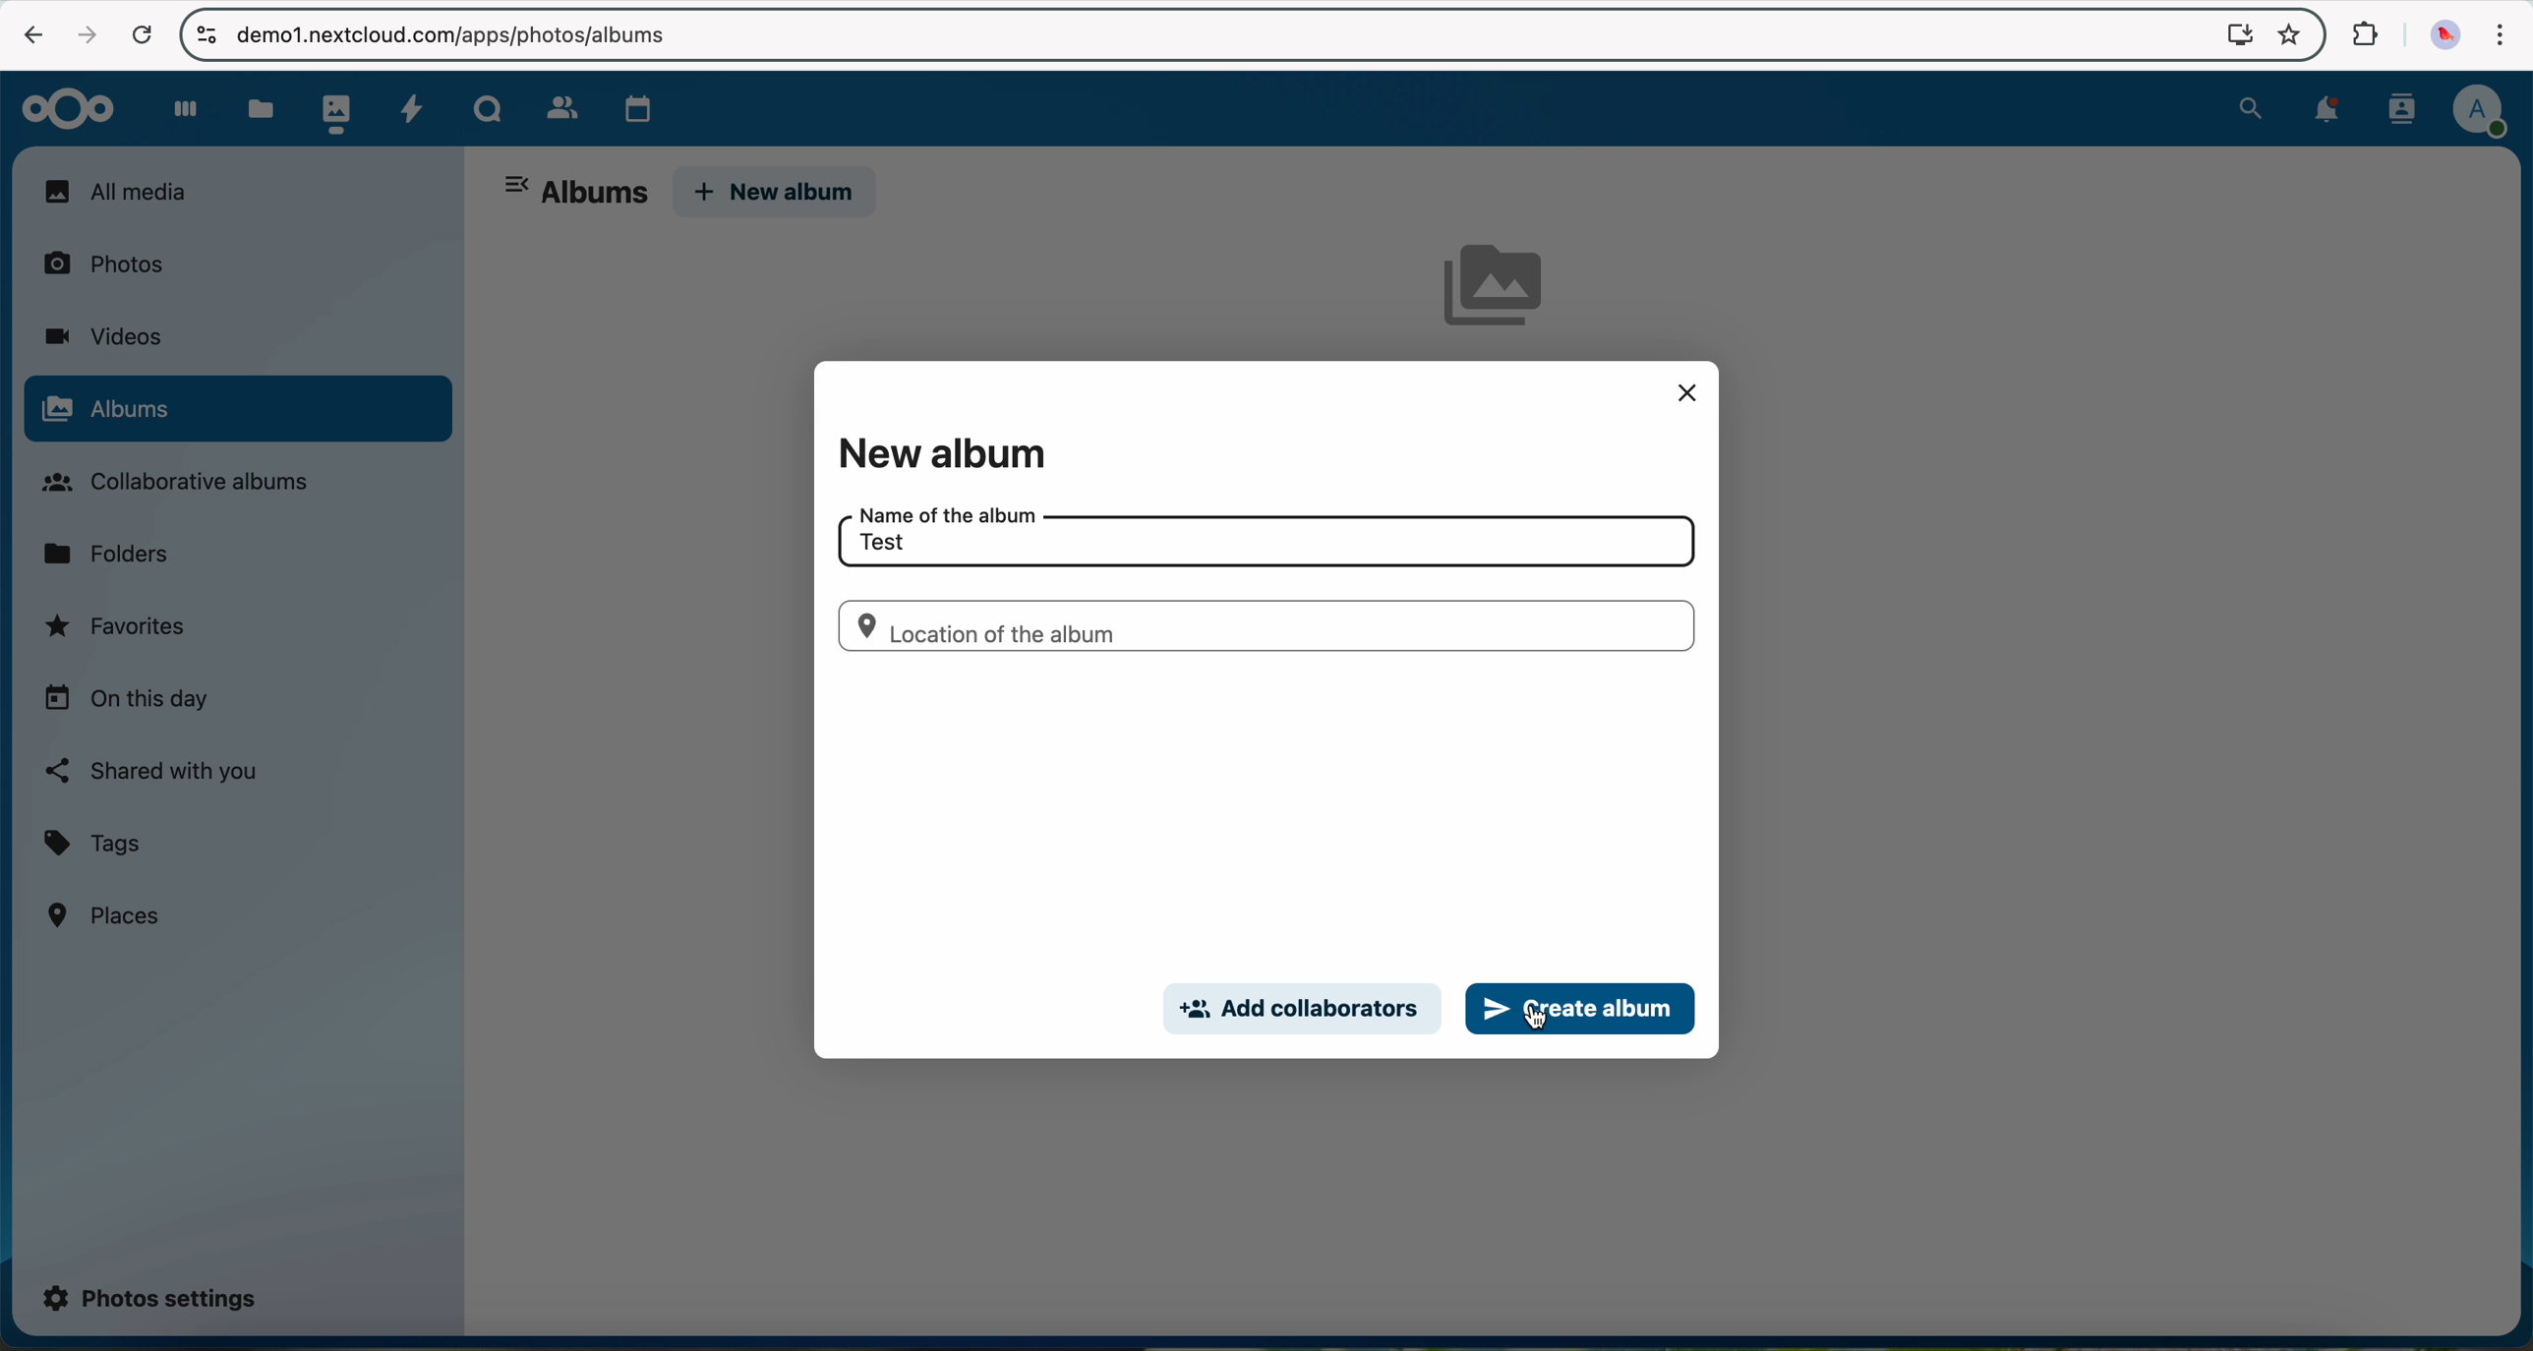 The width and height of the screenshot is (2533, 1351). What do you see at coordinates (2362, 35) in the screenshot?
I see `extensions` at bounding box center [2362, 35].